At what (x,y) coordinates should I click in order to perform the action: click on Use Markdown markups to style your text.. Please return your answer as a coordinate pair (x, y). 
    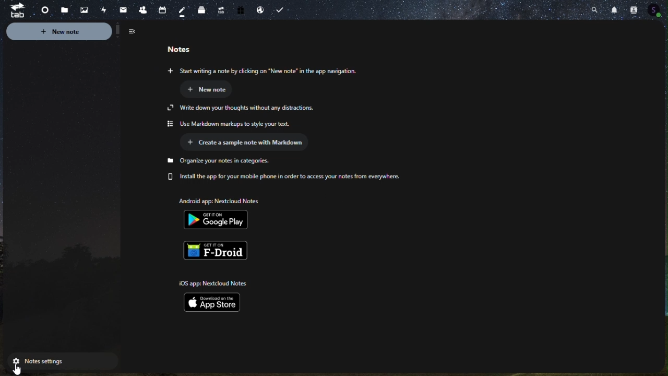
    Looking at the image, I should click on (233, 124).